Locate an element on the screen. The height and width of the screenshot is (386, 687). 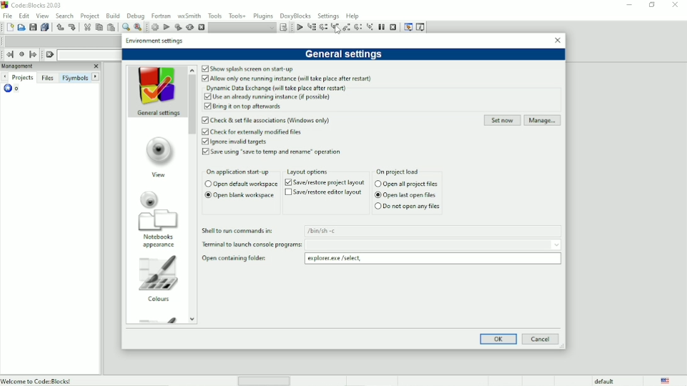
Save using "save to temp and rename" operation is located at coordinates (272, 153).